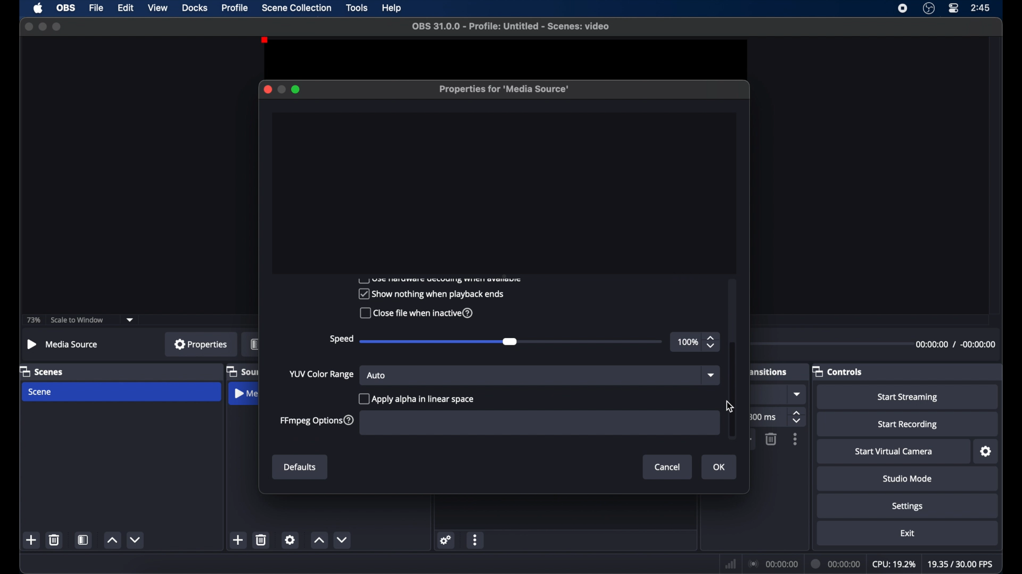 The height and width of the screenshot is (574, 1022). What do you see at coordinates (130, 319) in the screenshot?
I see `dropdown` at bounding box center [130, 319].